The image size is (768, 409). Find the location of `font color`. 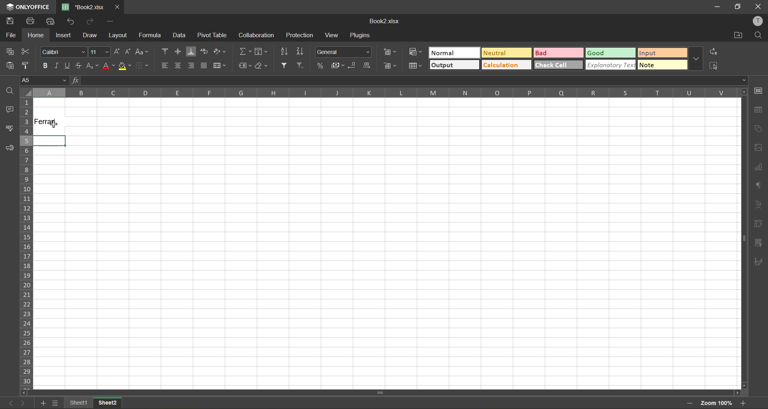

font color is located at coordinates (109, 66).